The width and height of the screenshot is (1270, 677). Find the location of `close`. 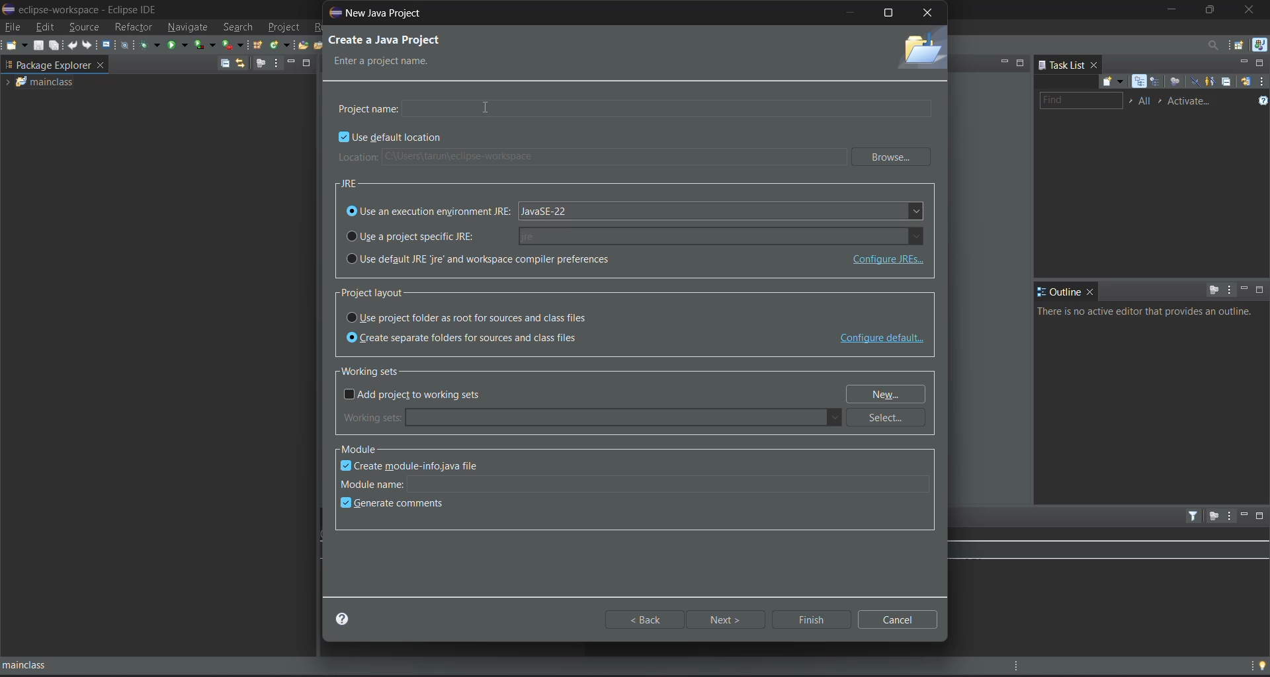

close is located at coordinates (1091, 292).